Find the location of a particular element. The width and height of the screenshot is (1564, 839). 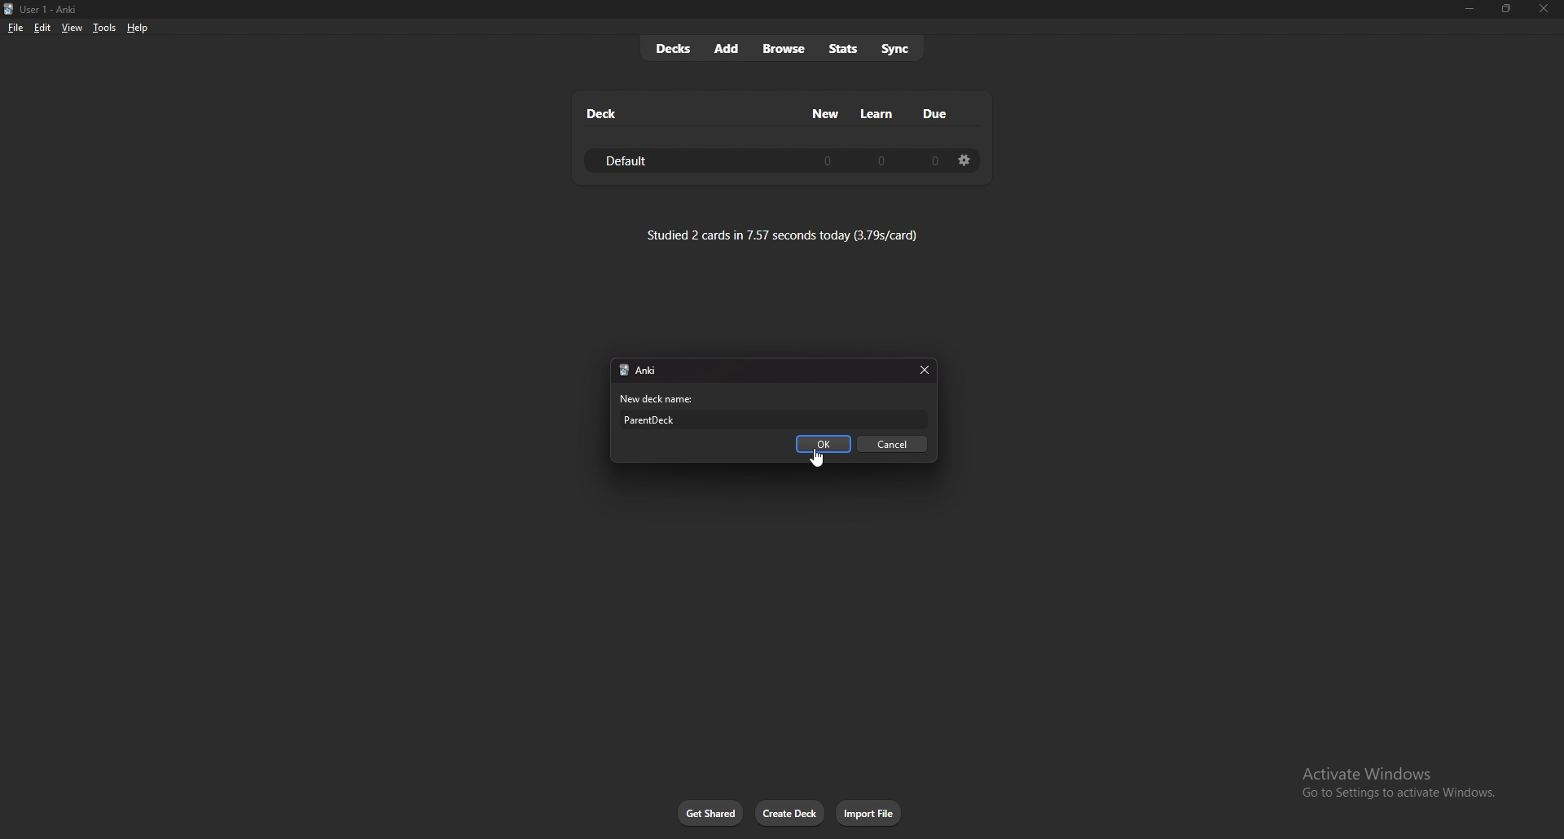

cursor is located at coordinates (818, 459).